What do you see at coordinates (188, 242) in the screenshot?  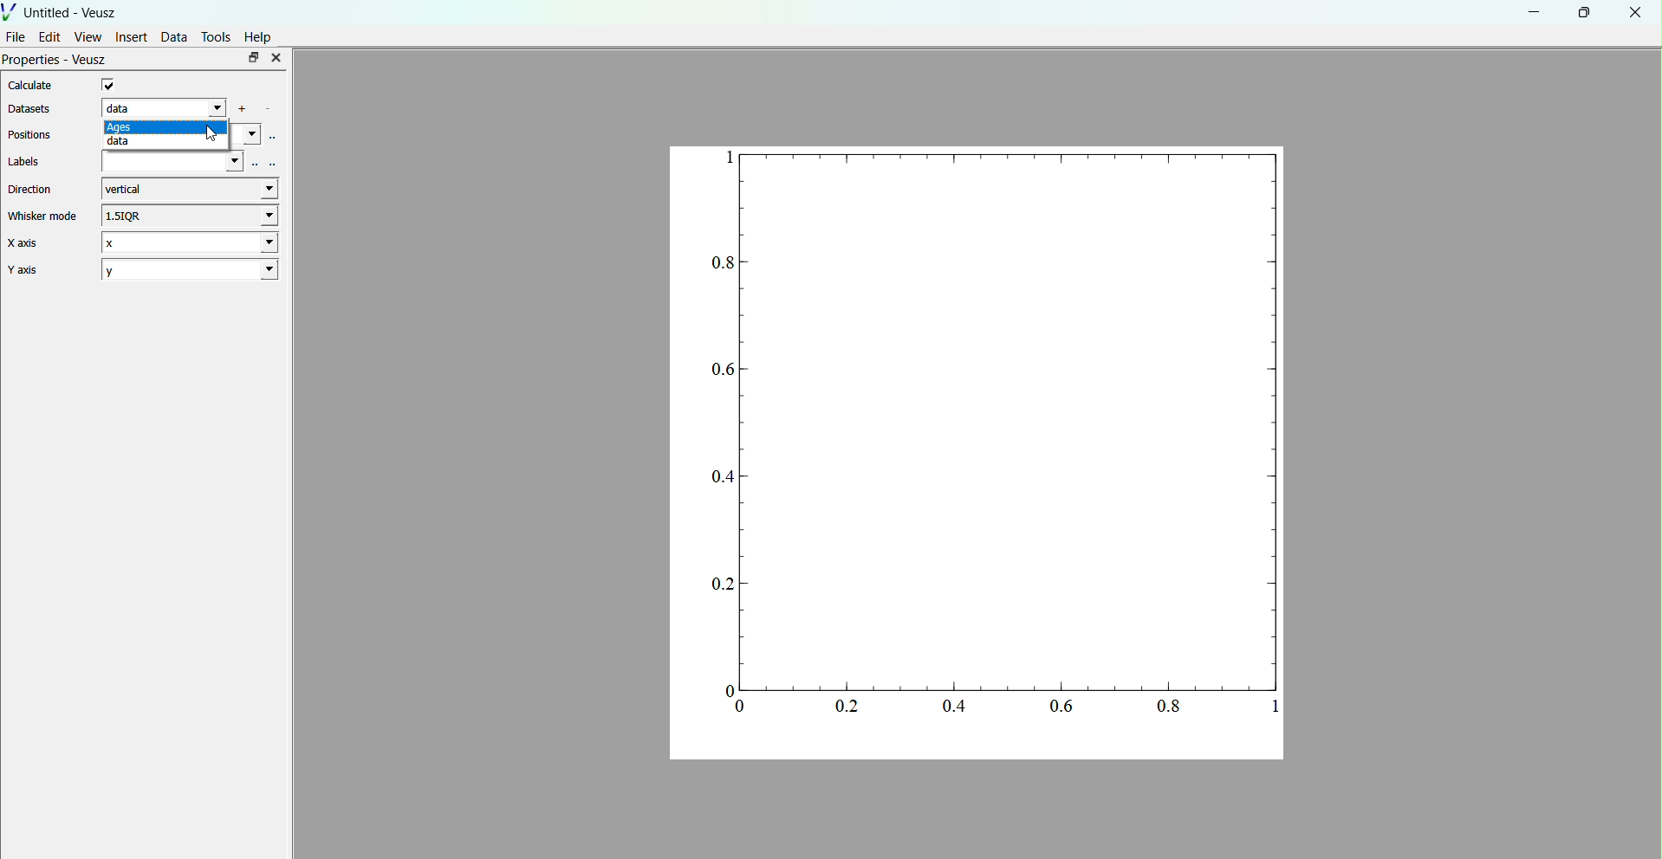 I see `X` at bounding box center [188, 242].